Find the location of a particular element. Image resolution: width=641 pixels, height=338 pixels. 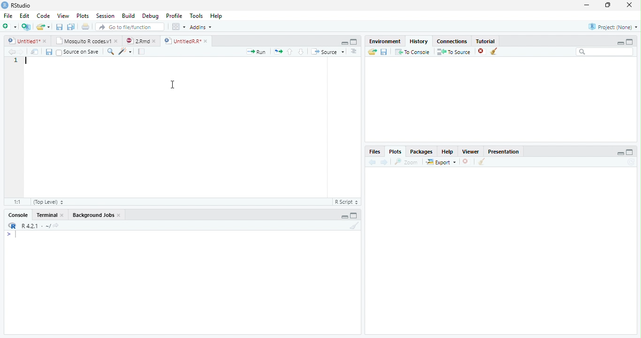

> is located at coordinates (11, 235).